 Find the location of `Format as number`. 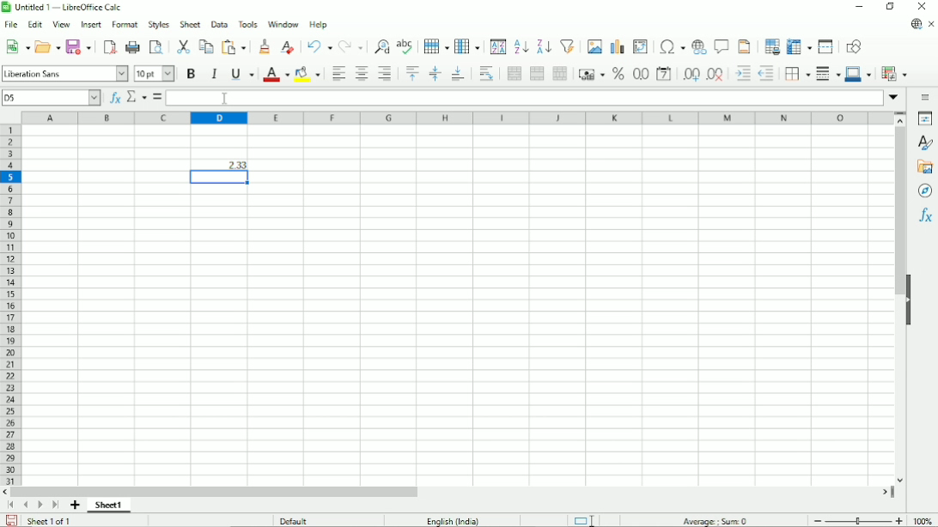

Format as number is located at coordinates (641, 74).